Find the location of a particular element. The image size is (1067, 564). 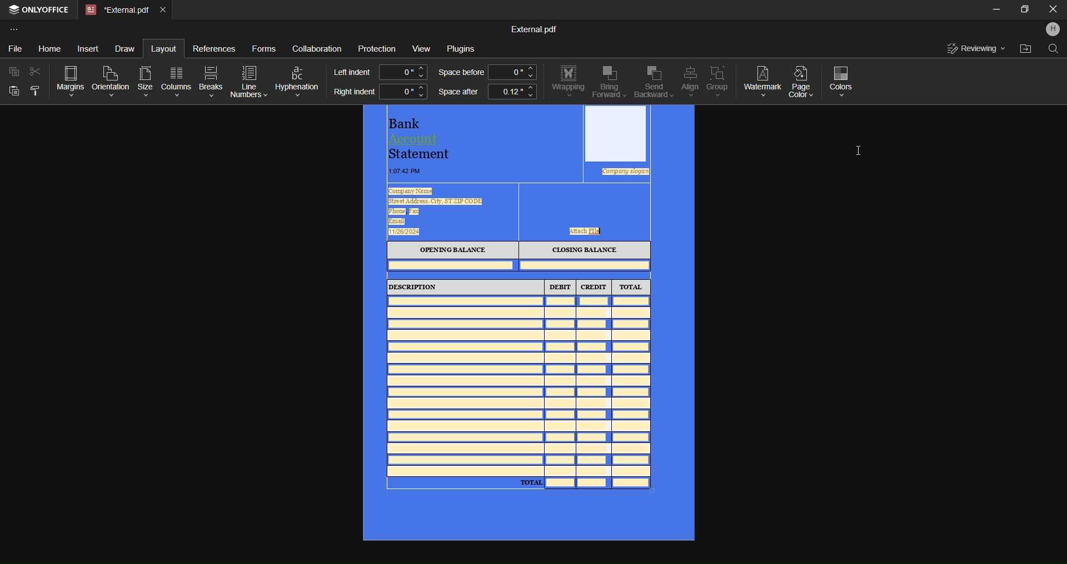

Changed Form Background Color to blue is located at coordinates (529, 325).